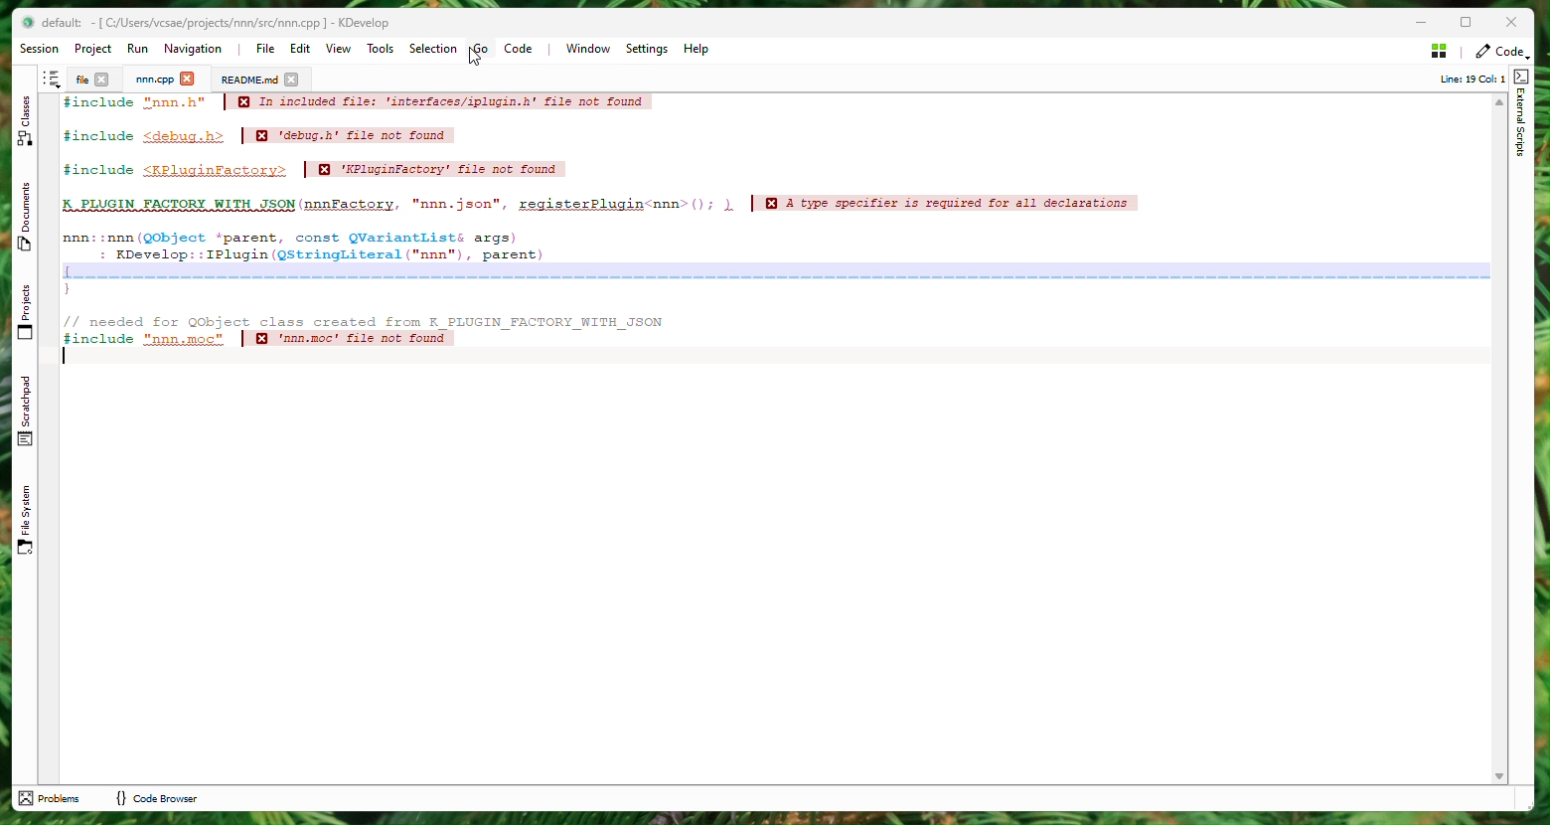 The width and height of the screenshot is (1550, 825). I want to click on Code, so click(524, 51).